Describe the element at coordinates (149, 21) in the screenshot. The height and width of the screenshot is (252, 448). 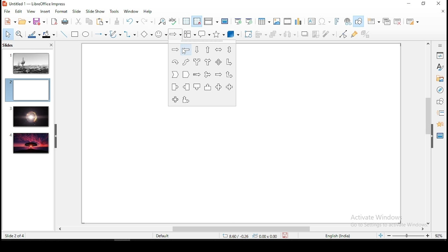
I see `redo` at that location.